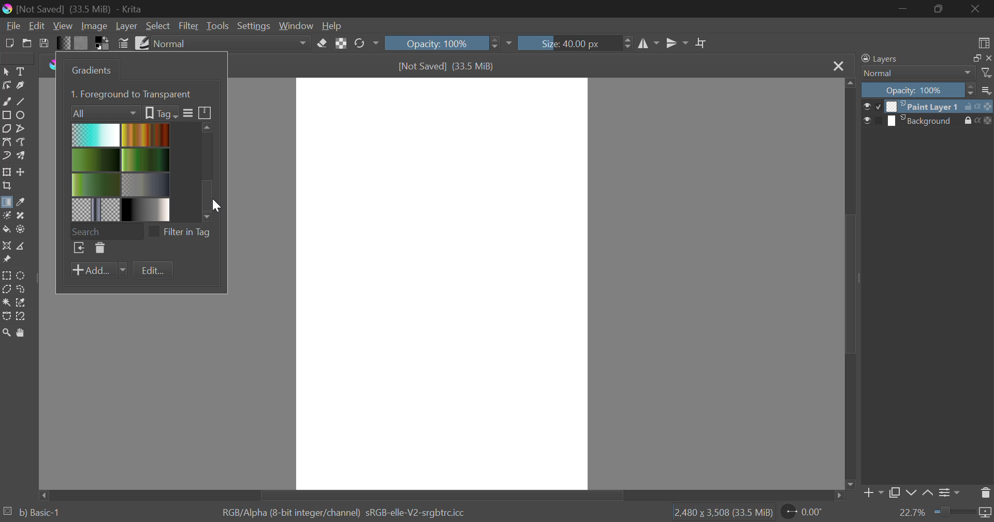 This screenshot has width=994, height=522. What do you see at coordinates (924, 121) in the screenshot?
I see `Background` at bounding box center [924, 121].